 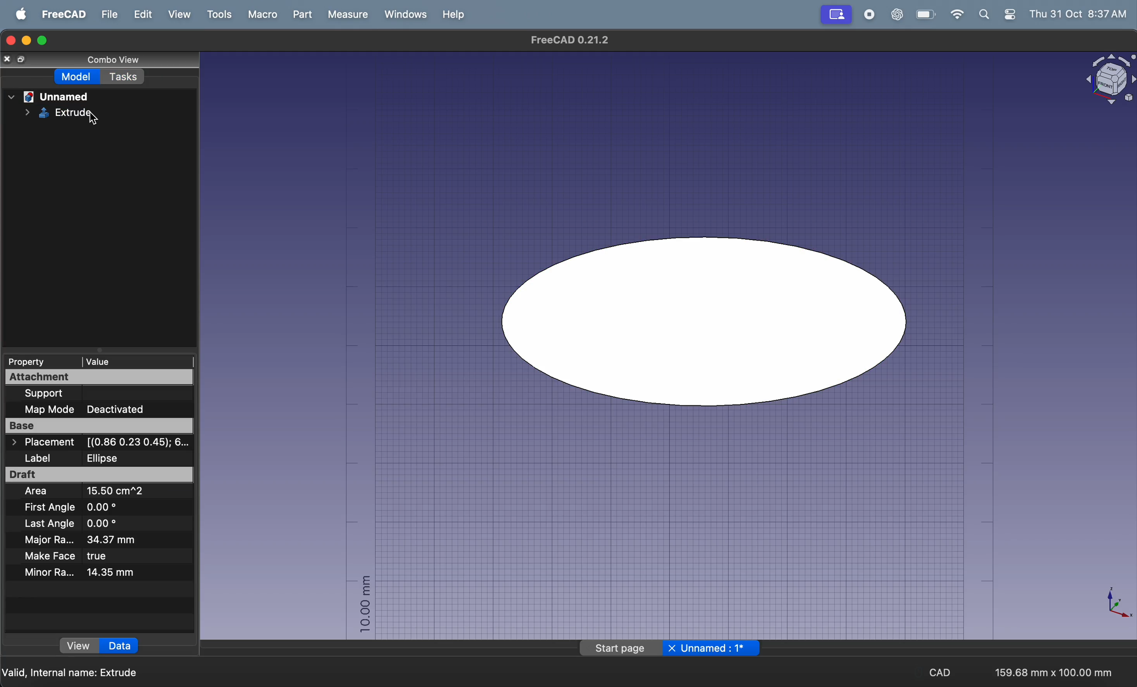 I want to click on help, so click(x=456, y=14).